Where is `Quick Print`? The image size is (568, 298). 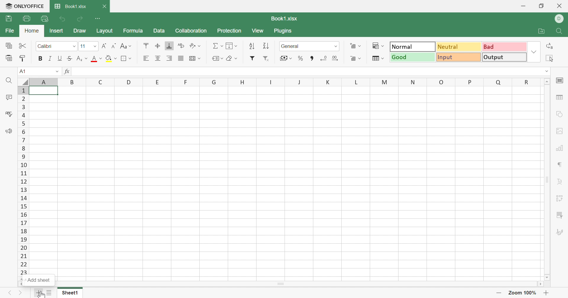 Quick Print is located at coordinates (46, 19).